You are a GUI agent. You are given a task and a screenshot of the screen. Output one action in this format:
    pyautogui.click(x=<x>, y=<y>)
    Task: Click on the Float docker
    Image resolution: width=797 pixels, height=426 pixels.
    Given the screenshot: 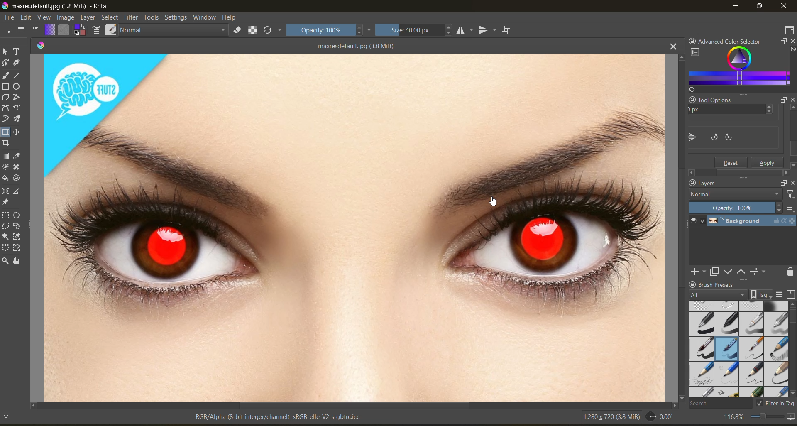 What is the action you would take?
    pyautogui.click(x=779, y=100)
    